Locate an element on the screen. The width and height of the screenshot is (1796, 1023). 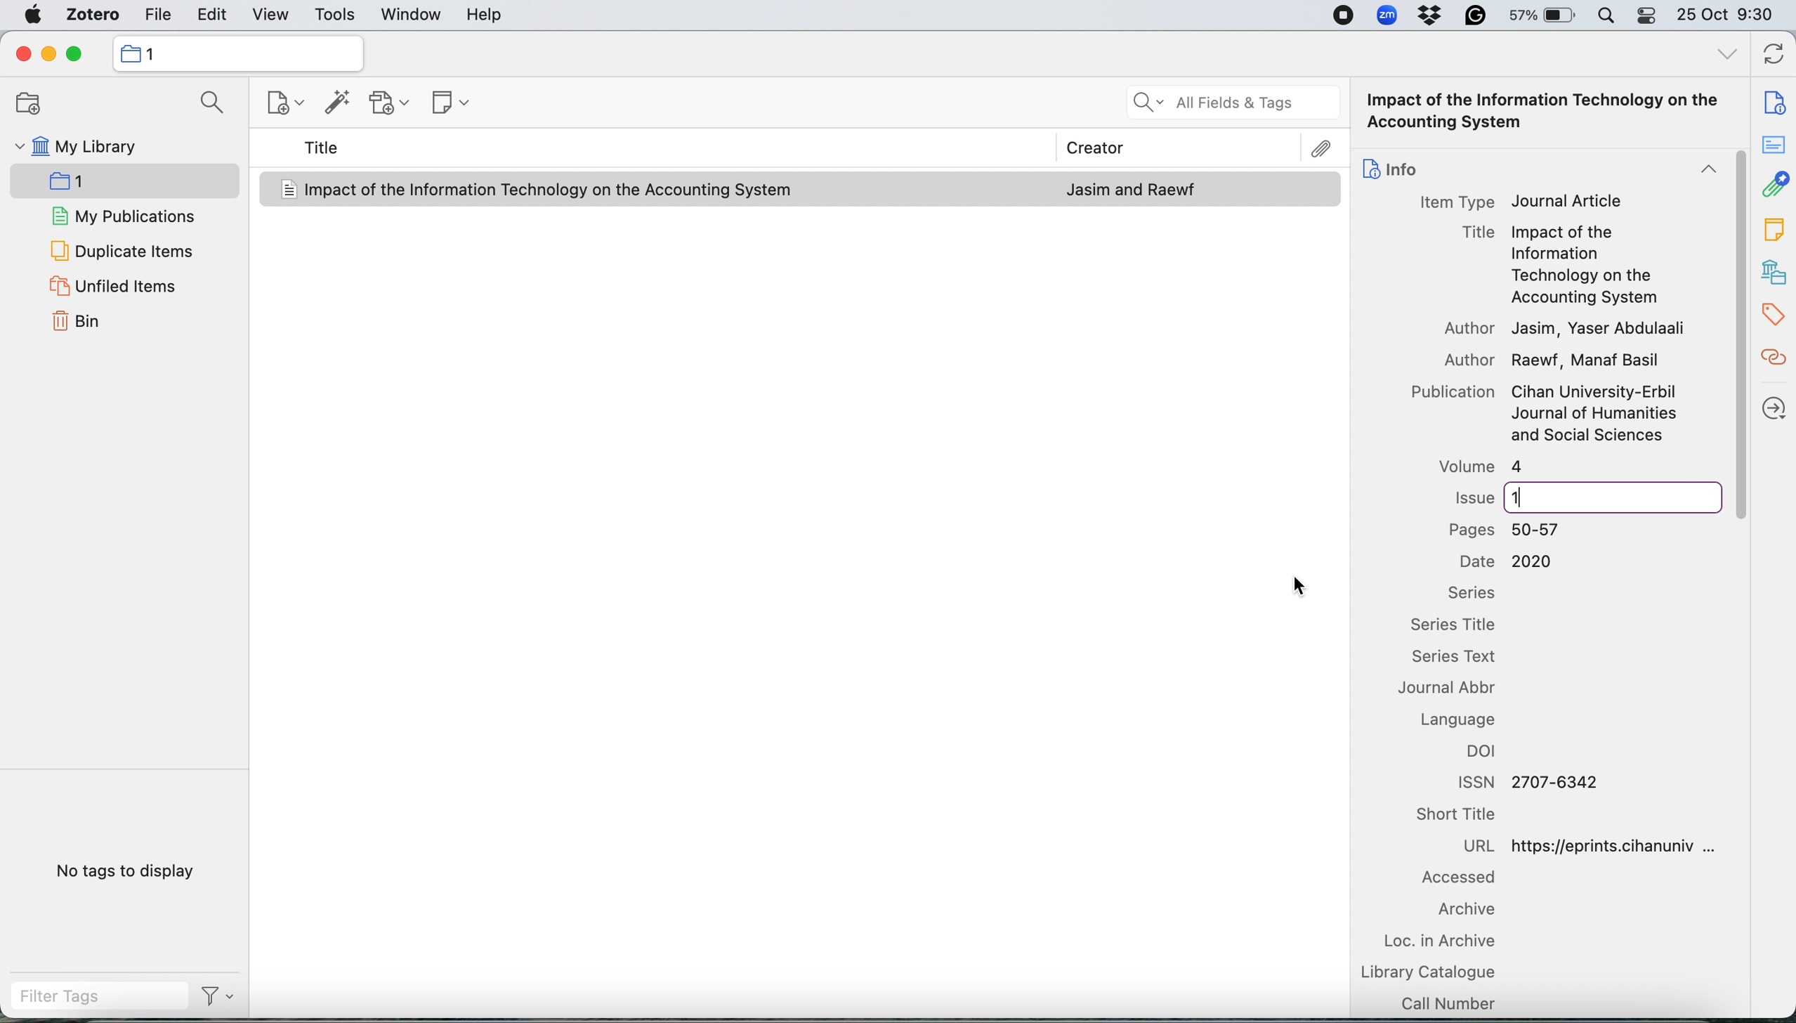
issn is located at coordinates (1523, 781).